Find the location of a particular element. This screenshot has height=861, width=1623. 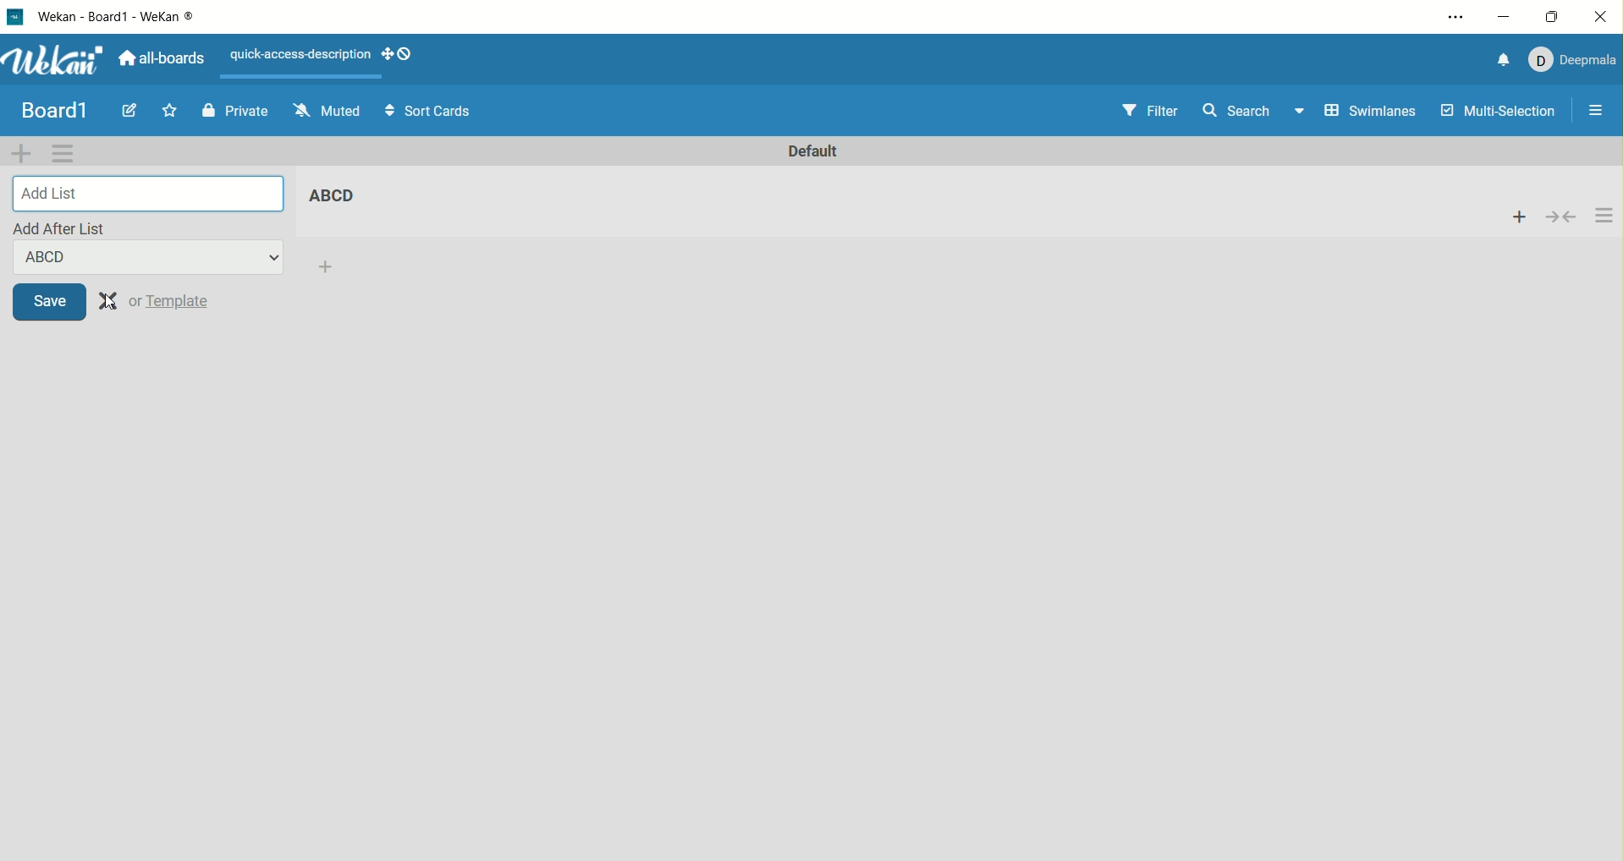

add list is located at coordinates (330, 265).